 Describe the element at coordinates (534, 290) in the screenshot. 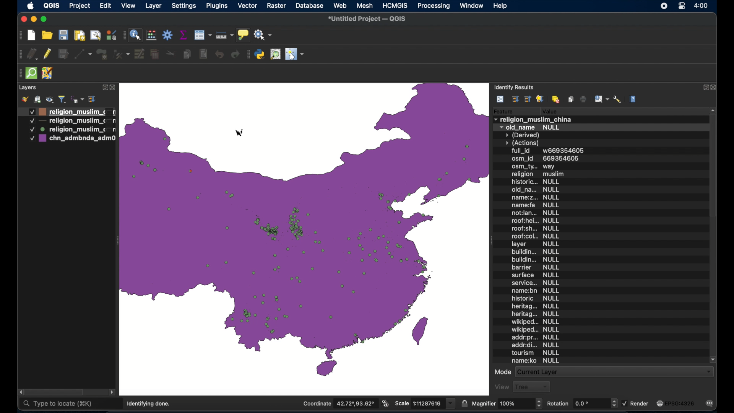

I see `name` at that location.